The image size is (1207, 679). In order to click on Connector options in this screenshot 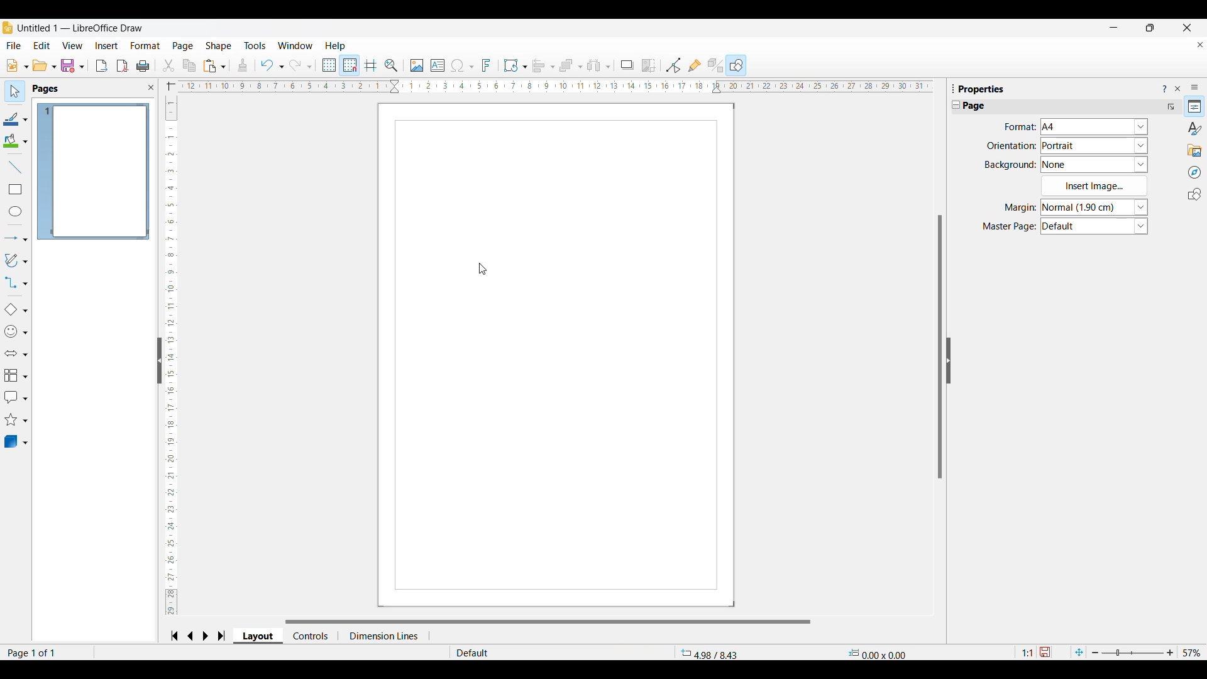, I will do `click(16, 282)`.